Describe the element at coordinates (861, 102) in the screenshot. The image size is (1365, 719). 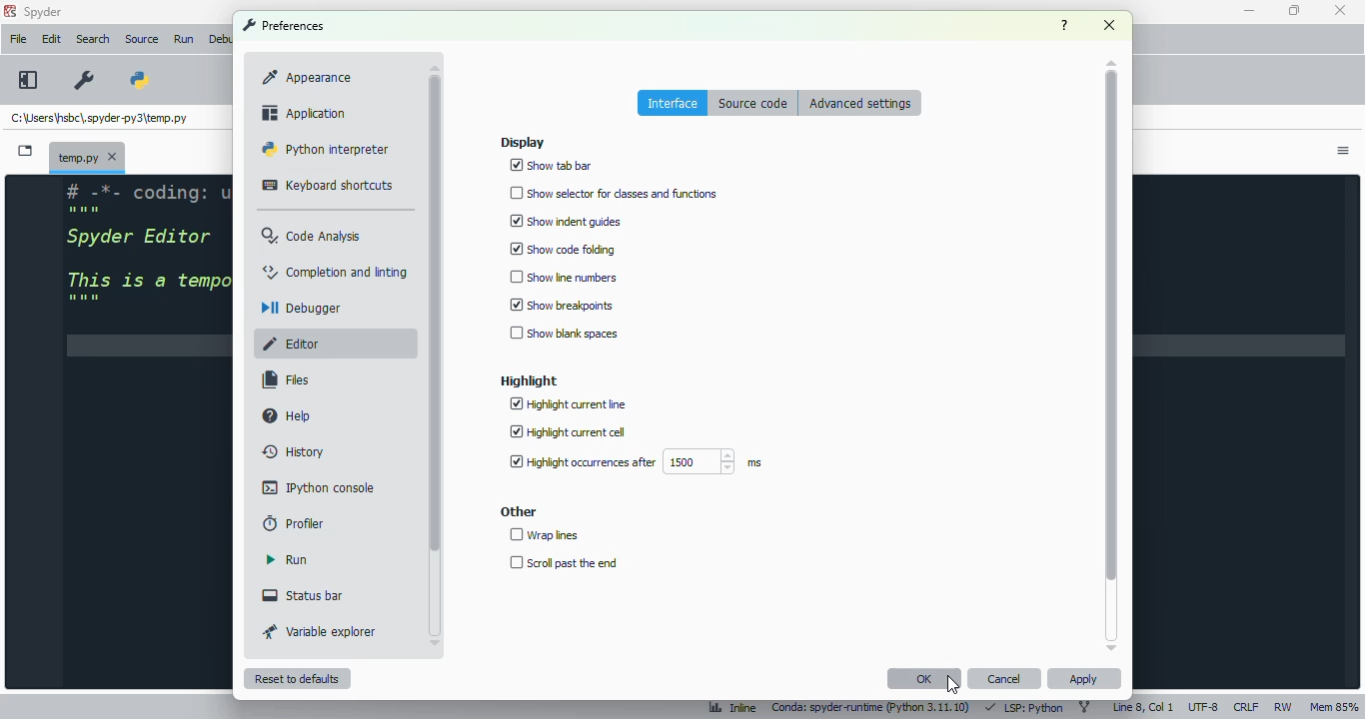
I see `advanced settings` at that location.